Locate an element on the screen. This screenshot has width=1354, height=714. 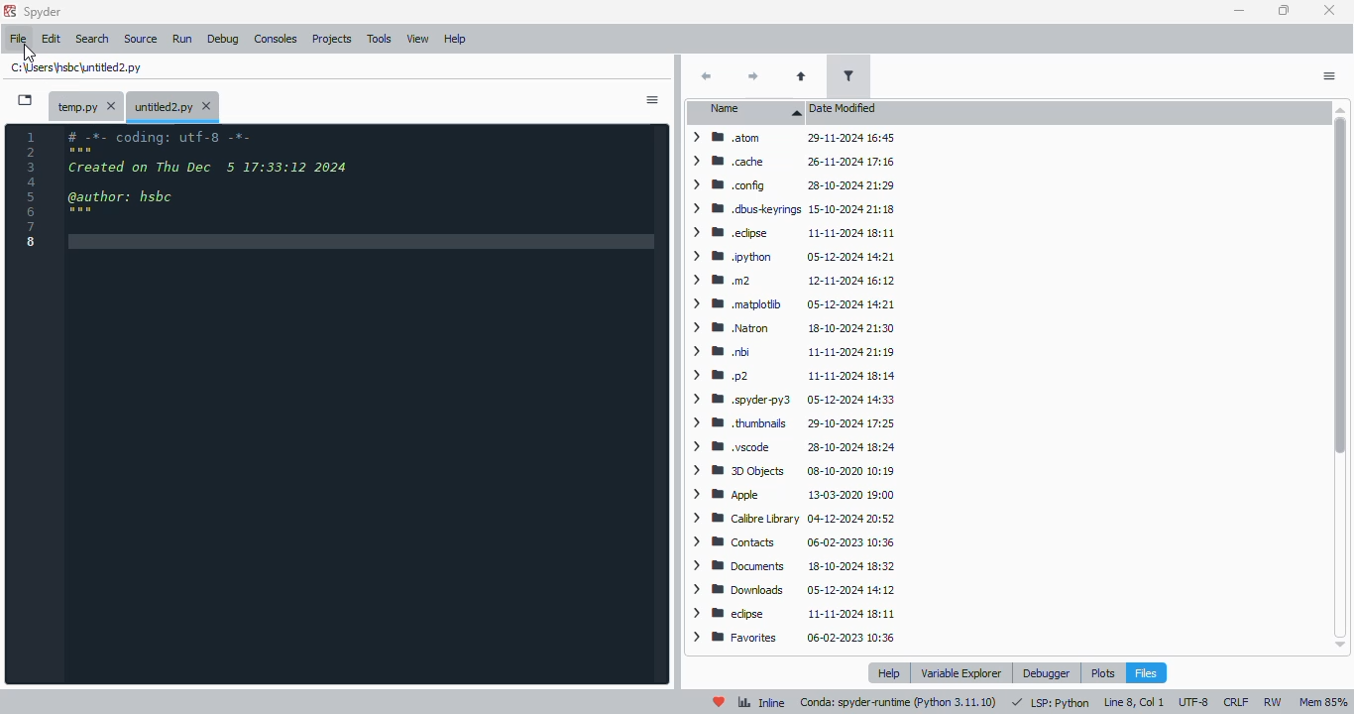
> BB atom 29-11-2024 16:45 is located at coordinates (794, 138).